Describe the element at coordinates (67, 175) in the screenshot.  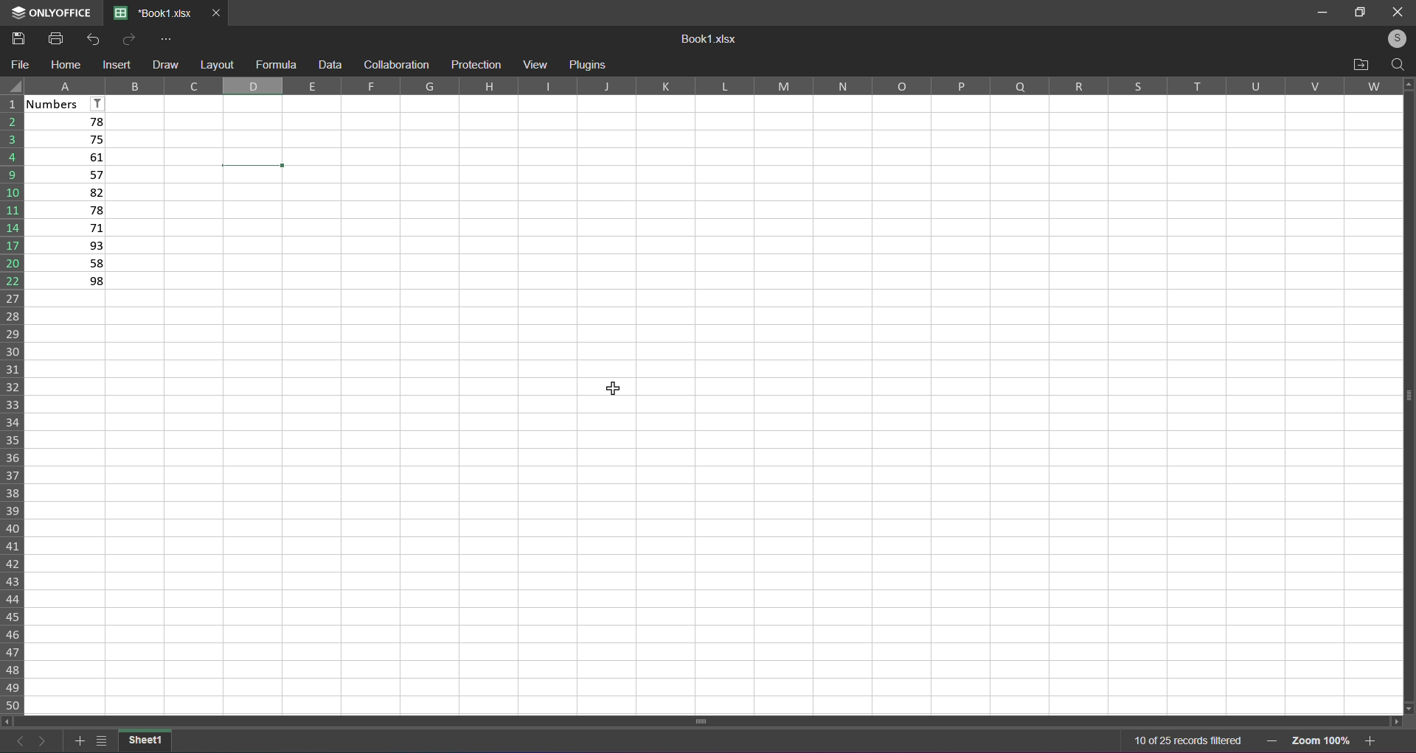
I see `57` at that location.